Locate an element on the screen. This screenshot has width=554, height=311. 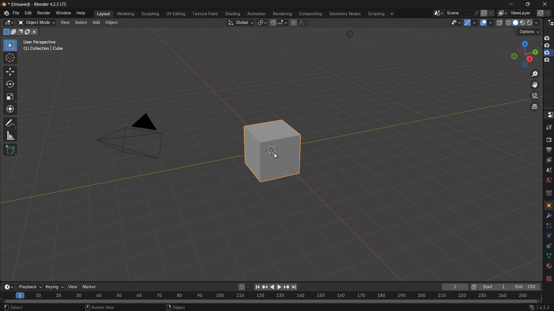
output is located at coordinates (549, 150).